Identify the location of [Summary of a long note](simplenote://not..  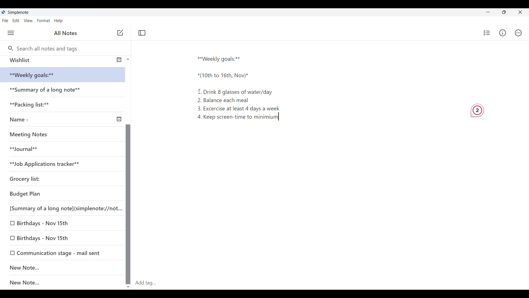
(62, 208).